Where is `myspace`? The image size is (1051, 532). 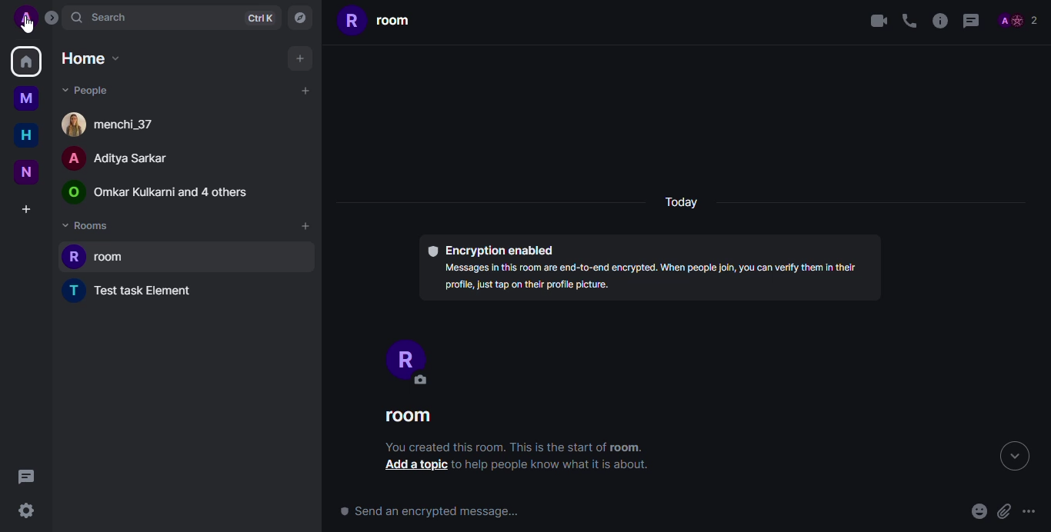 myspace is located at coordinates (26, 99).